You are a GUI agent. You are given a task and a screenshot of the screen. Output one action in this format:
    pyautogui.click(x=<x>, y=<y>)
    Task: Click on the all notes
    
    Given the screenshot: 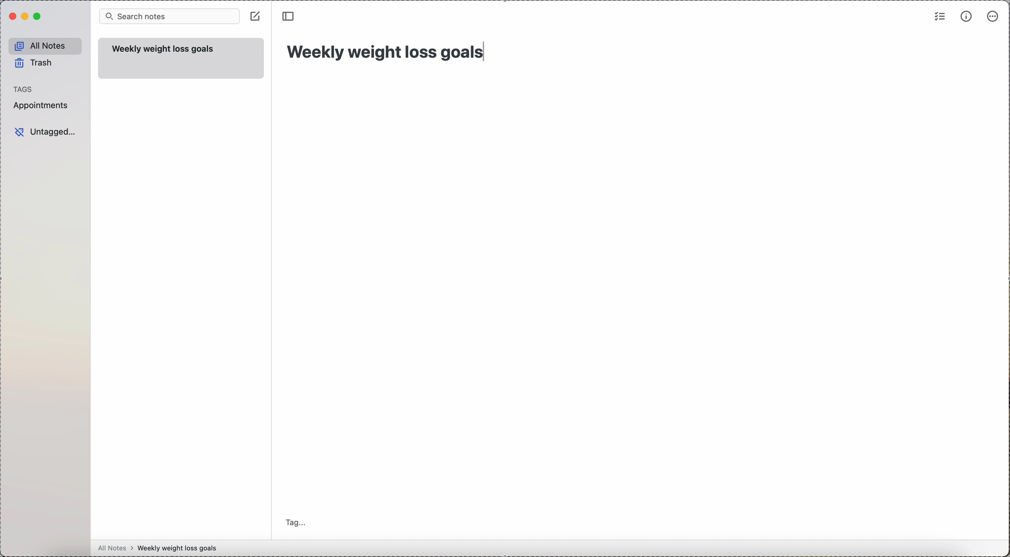 What is the action you would take?
    pyautogui.click(x=45, y=45)
    